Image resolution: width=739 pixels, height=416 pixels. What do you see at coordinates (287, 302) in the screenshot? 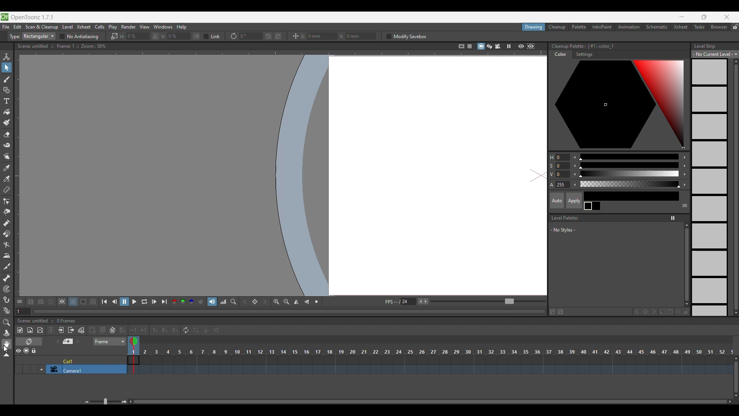
I see `Zoom out` at bounding box center [287, 302].